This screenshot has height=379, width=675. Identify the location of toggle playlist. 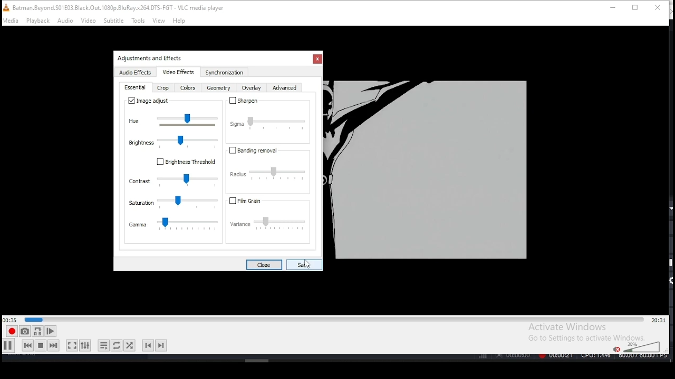
(103, 344).